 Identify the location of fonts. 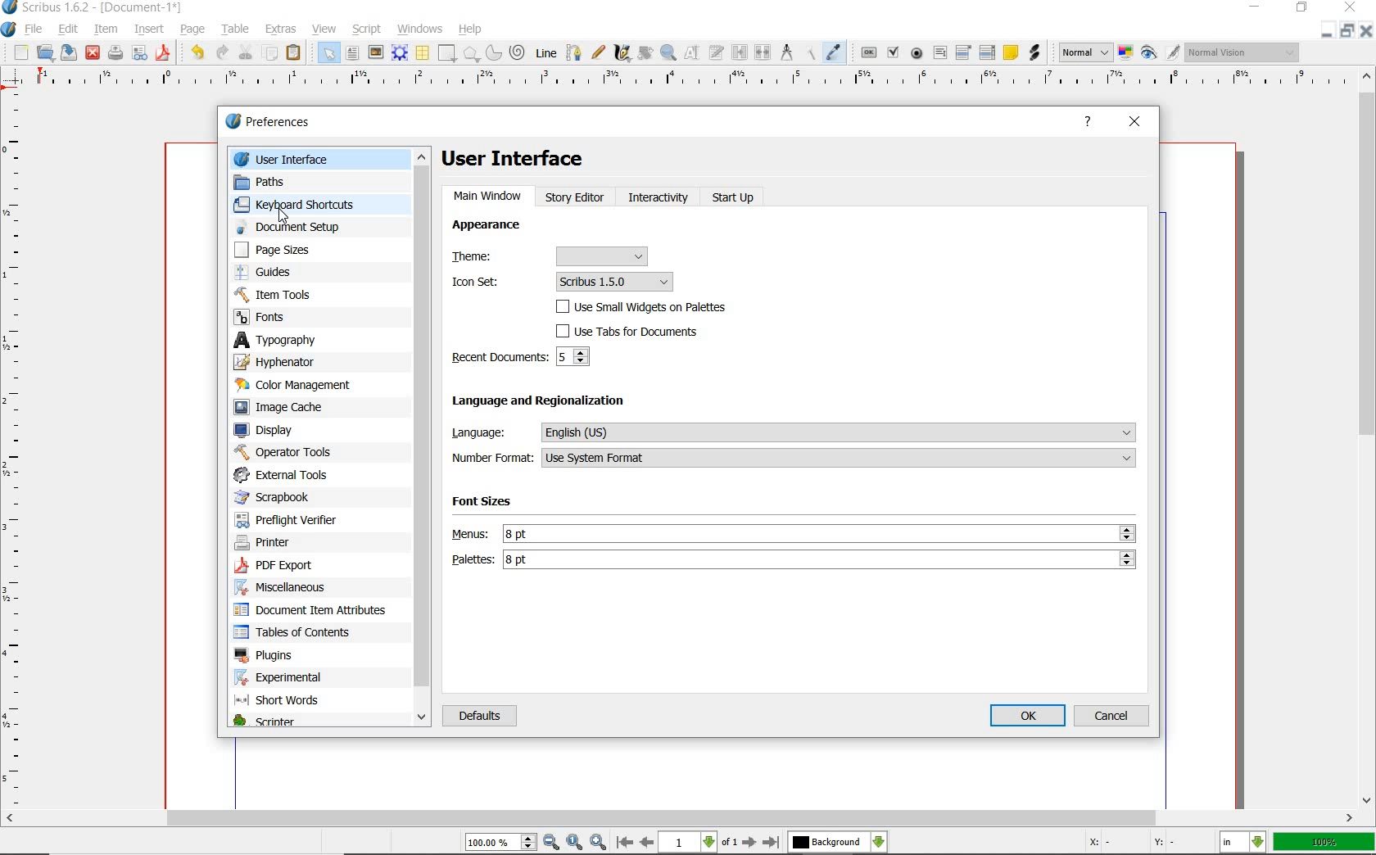
(278, 319).